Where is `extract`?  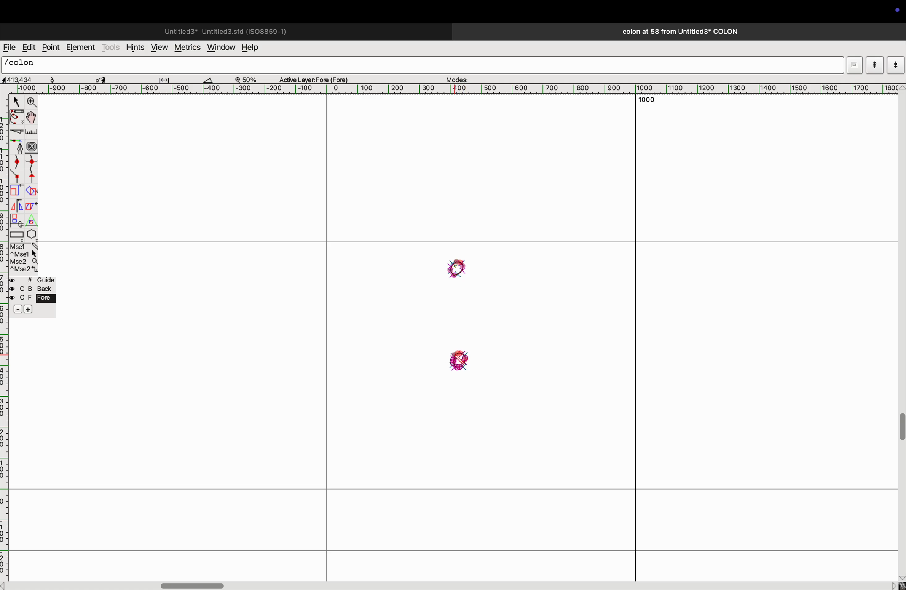 extract is located at coordinates (31, 191).